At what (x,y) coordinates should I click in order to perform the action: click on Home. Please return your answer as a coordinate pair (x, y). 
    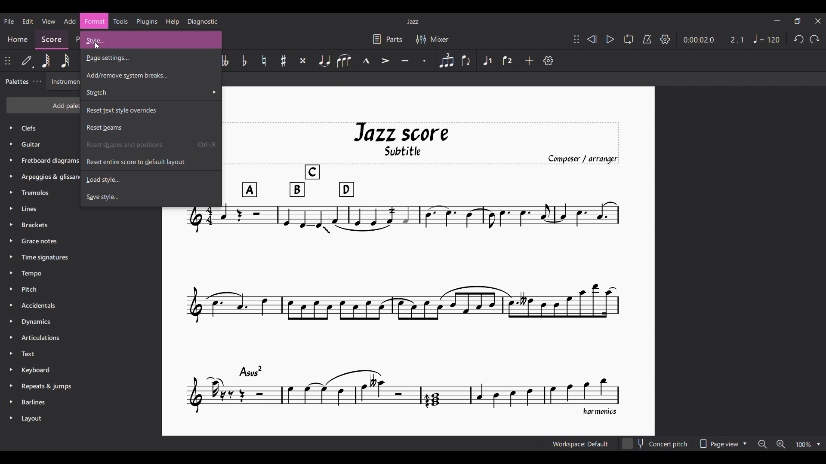
    Looking at the image, I should click on (18, 39).